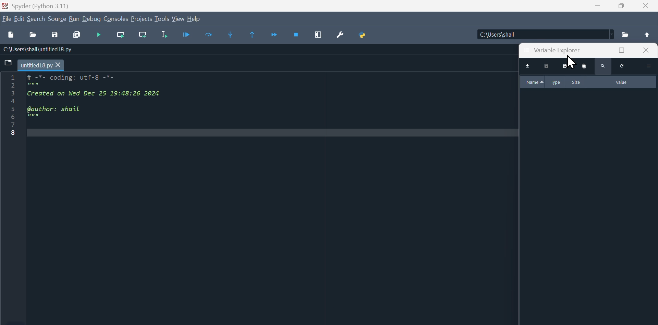  Describe the element at coordinates (557, 81) in the screenshot. I see `type` at that location.